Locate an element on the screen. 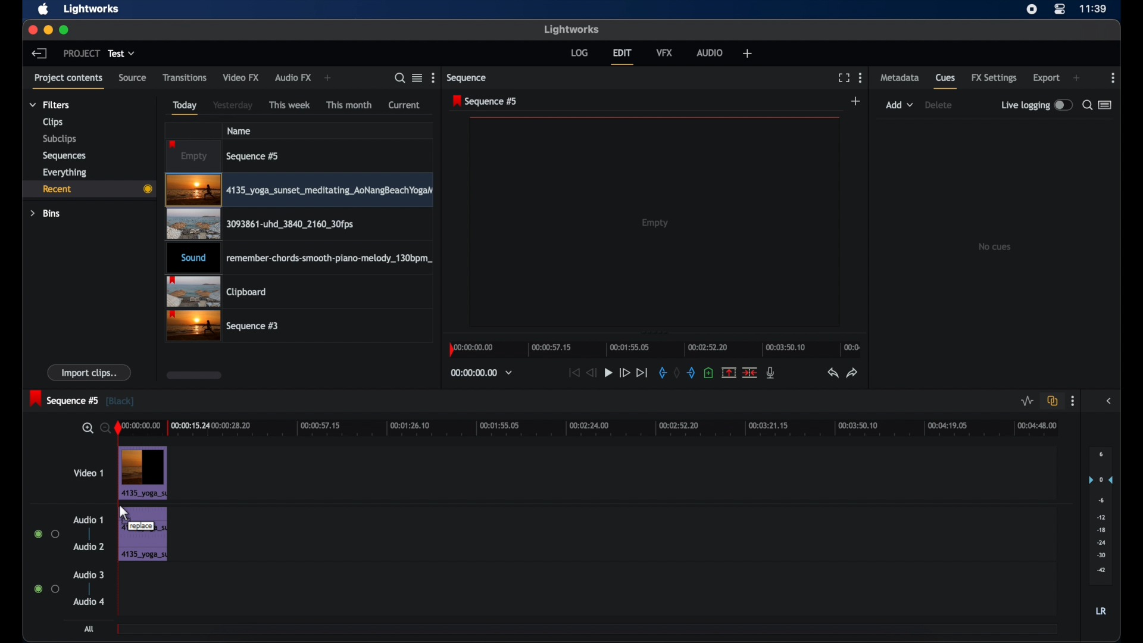 The width and height of the screenshot is (1143, 643). project contents is located at coordinates (68, 82).